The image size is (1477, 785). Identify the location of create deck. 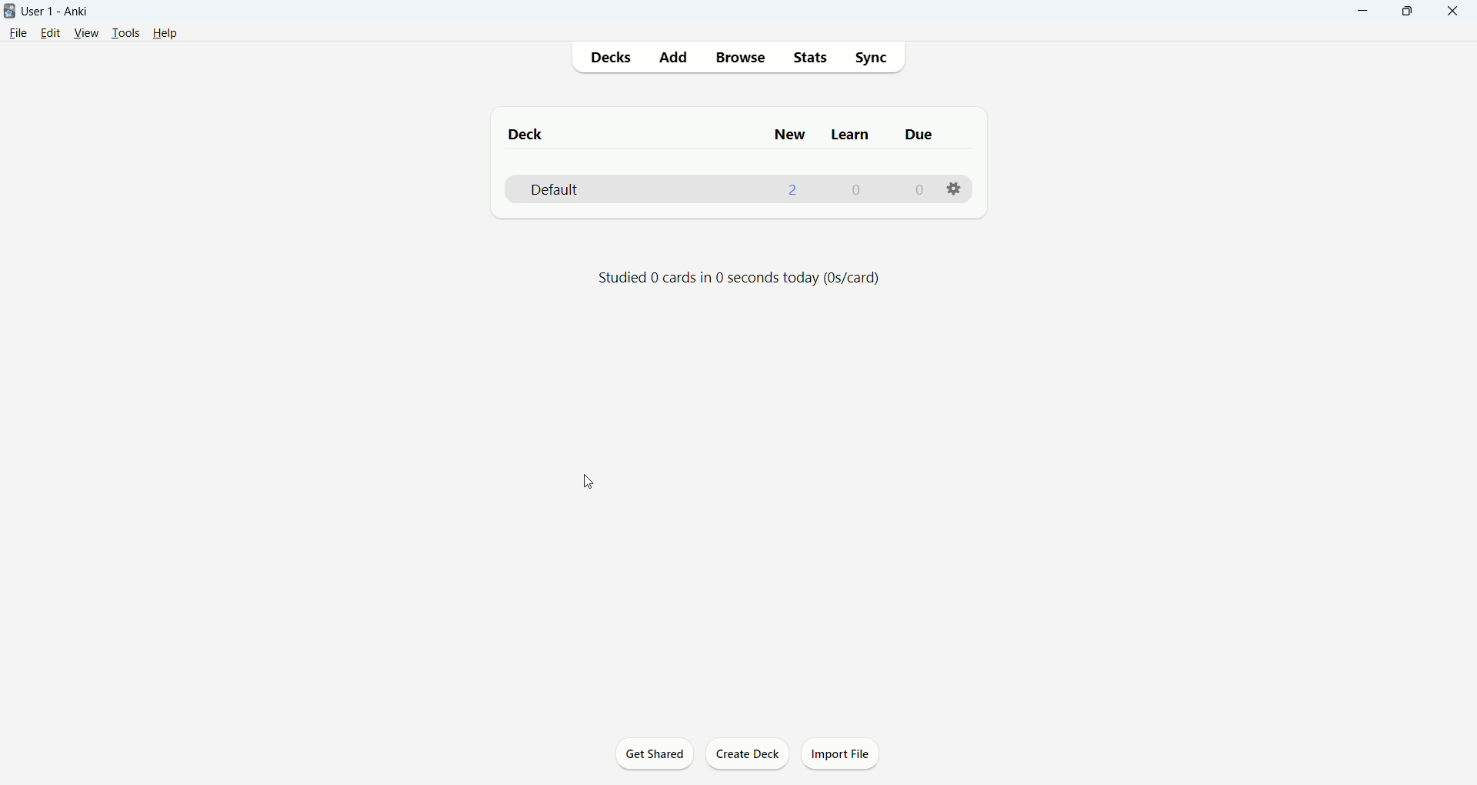
(749, 753).